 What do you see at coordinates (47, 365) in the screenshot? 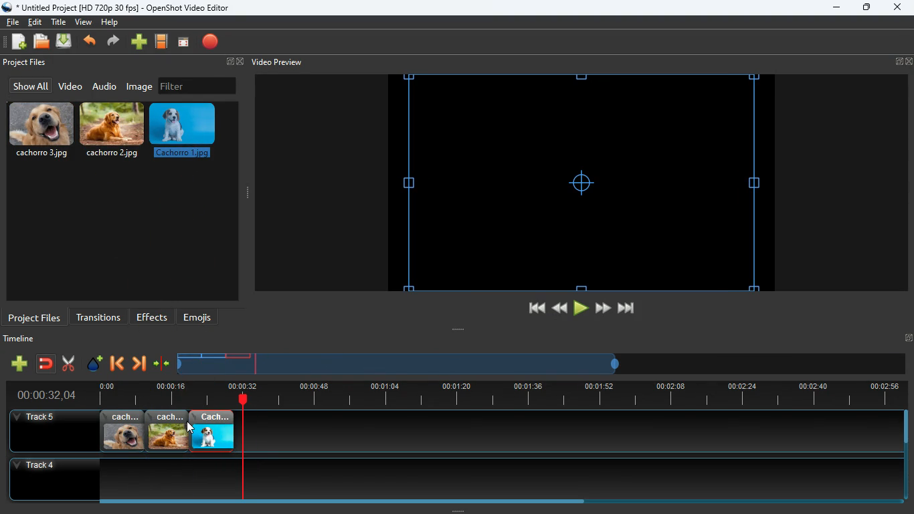
I see `join` at bounding box center [47, 365].